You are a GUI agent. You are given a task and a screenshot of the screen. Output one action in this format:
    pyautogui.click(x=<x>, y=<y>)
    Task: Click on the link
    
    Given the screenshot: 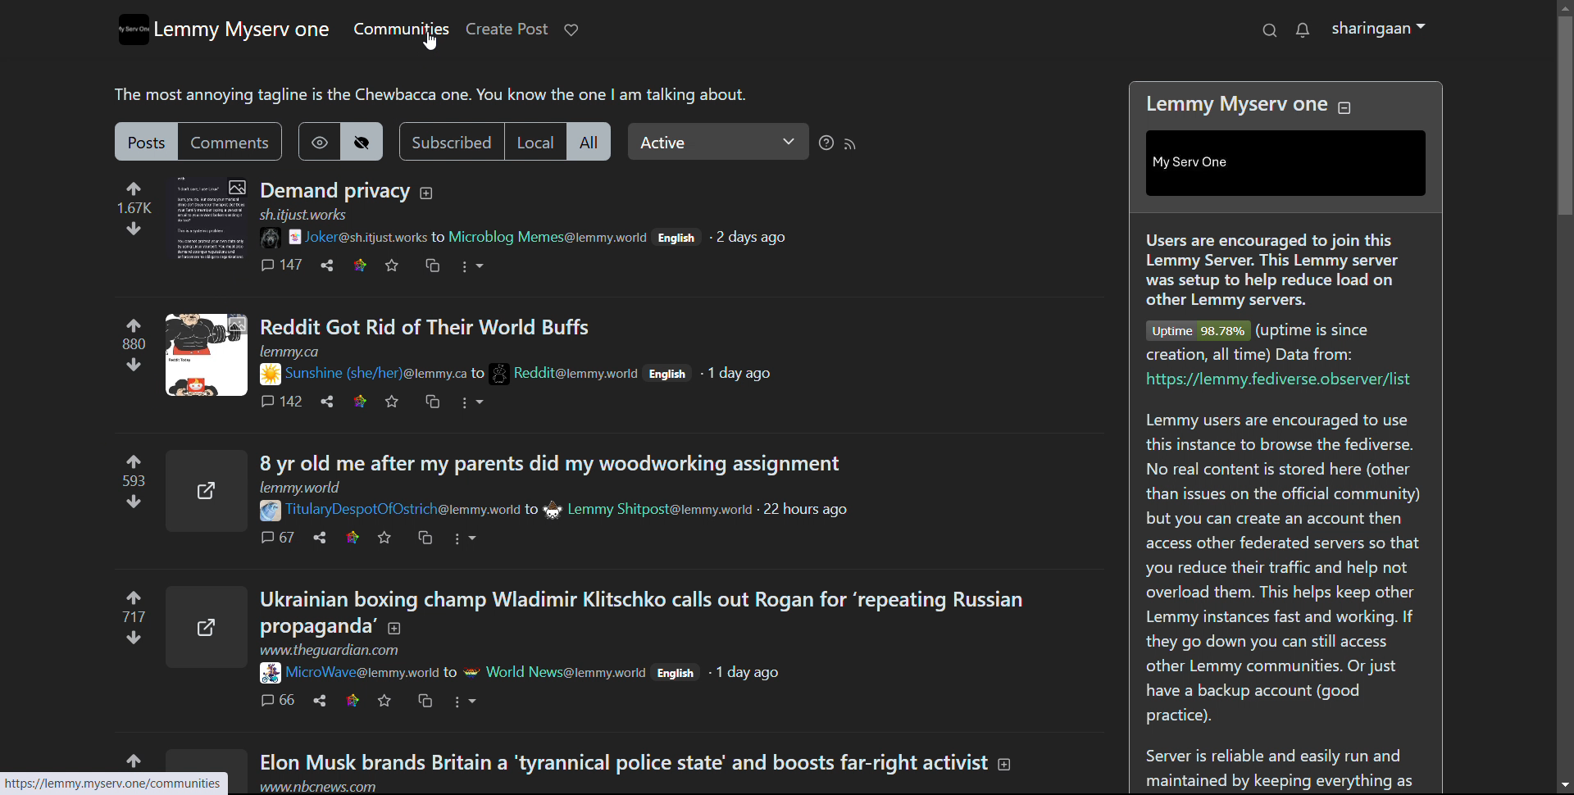 What is the action you would take?
    pyautogui.click(x=360, y=266)
    